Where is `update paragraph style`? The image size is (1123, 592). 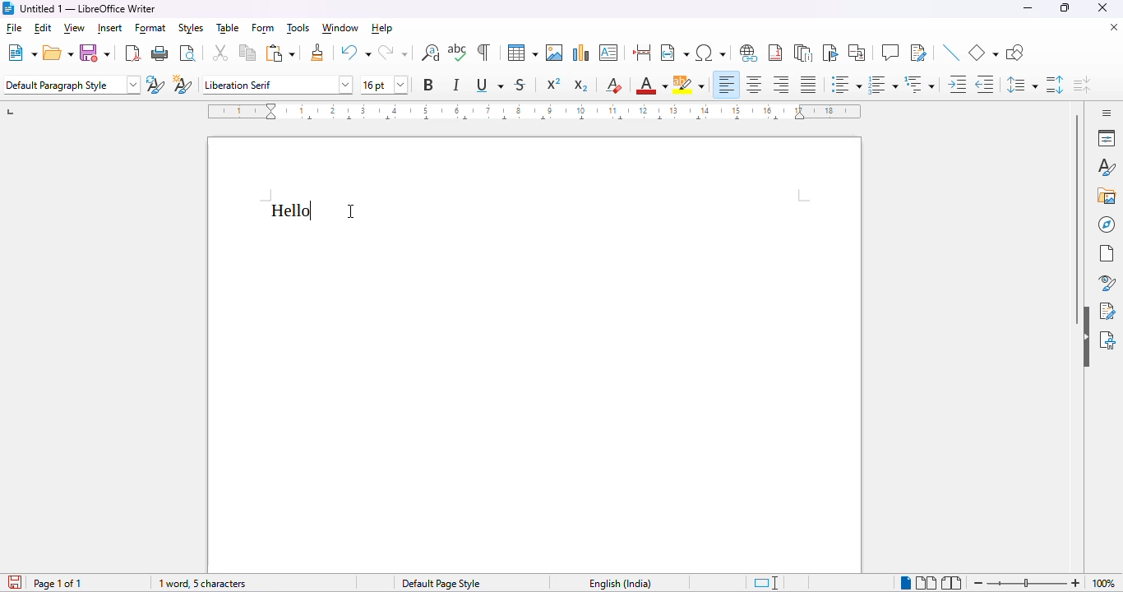 update paragraph style is located at coordinates (155, 84).